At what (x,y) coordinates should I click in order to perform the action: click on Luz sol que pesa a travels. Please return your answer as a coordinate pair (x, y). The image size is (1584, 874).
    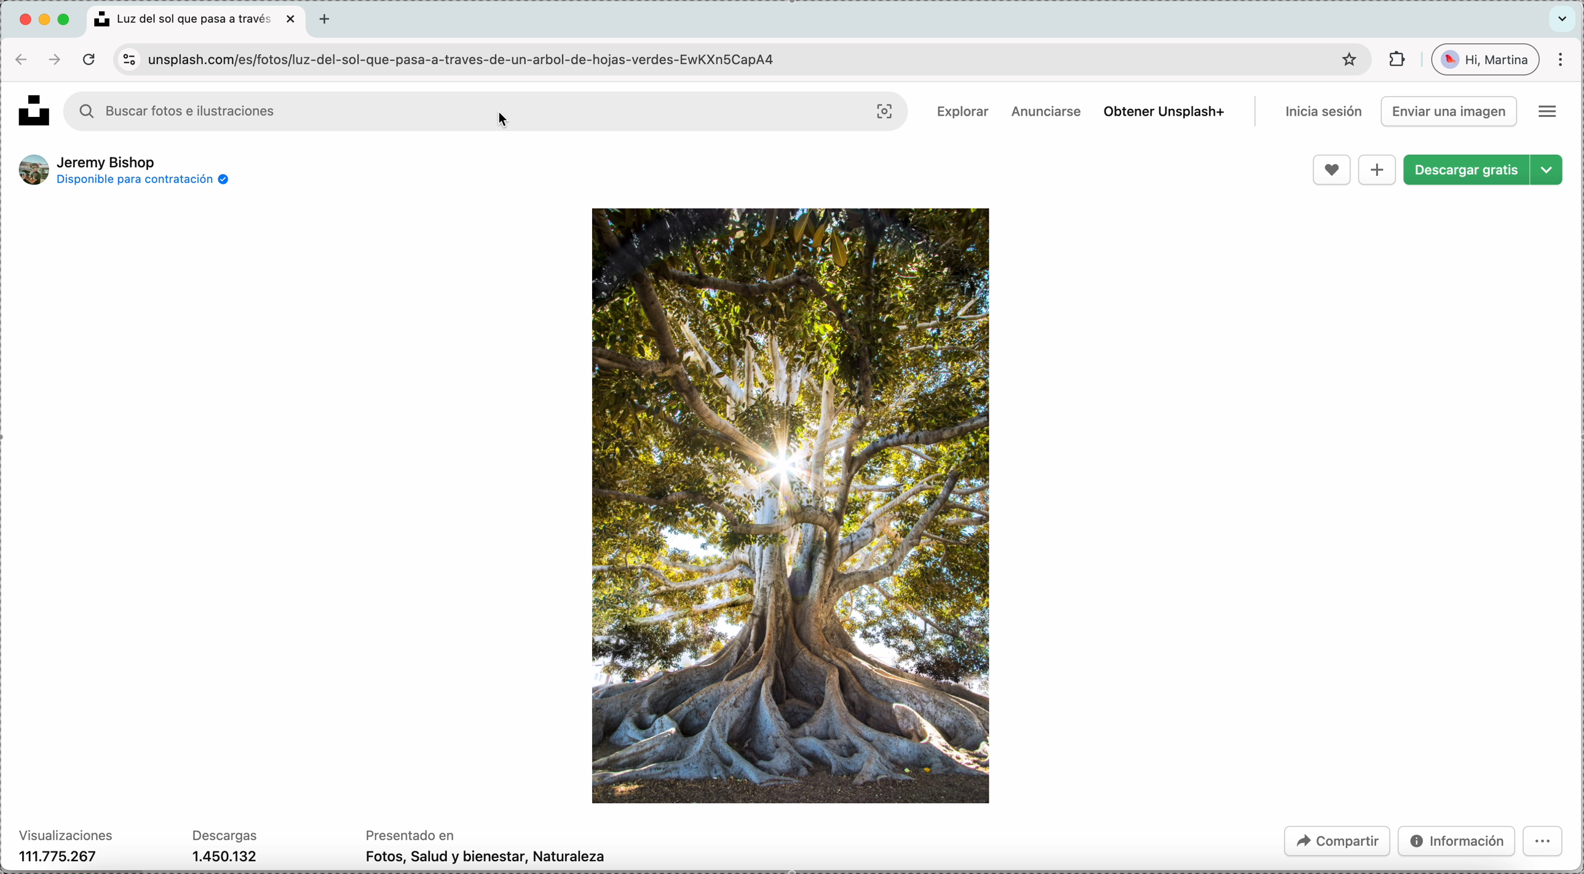
    Looking at the image, I should click on (186, 17).